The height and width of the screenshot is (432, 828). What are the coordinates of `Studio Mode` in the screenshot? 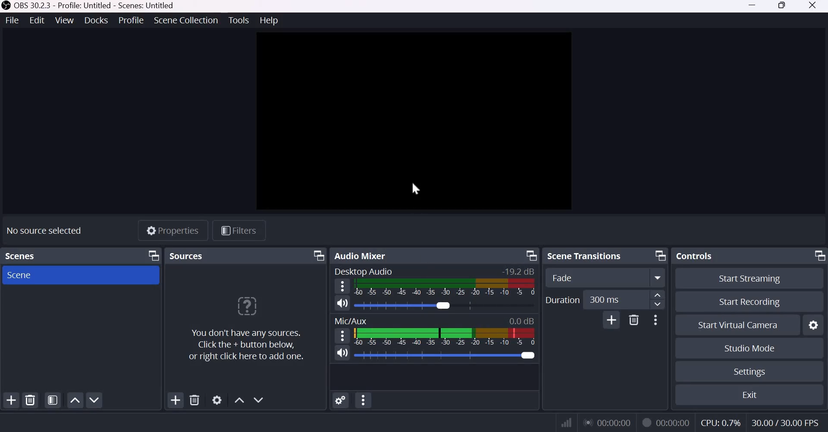 It's located at (749, 348).